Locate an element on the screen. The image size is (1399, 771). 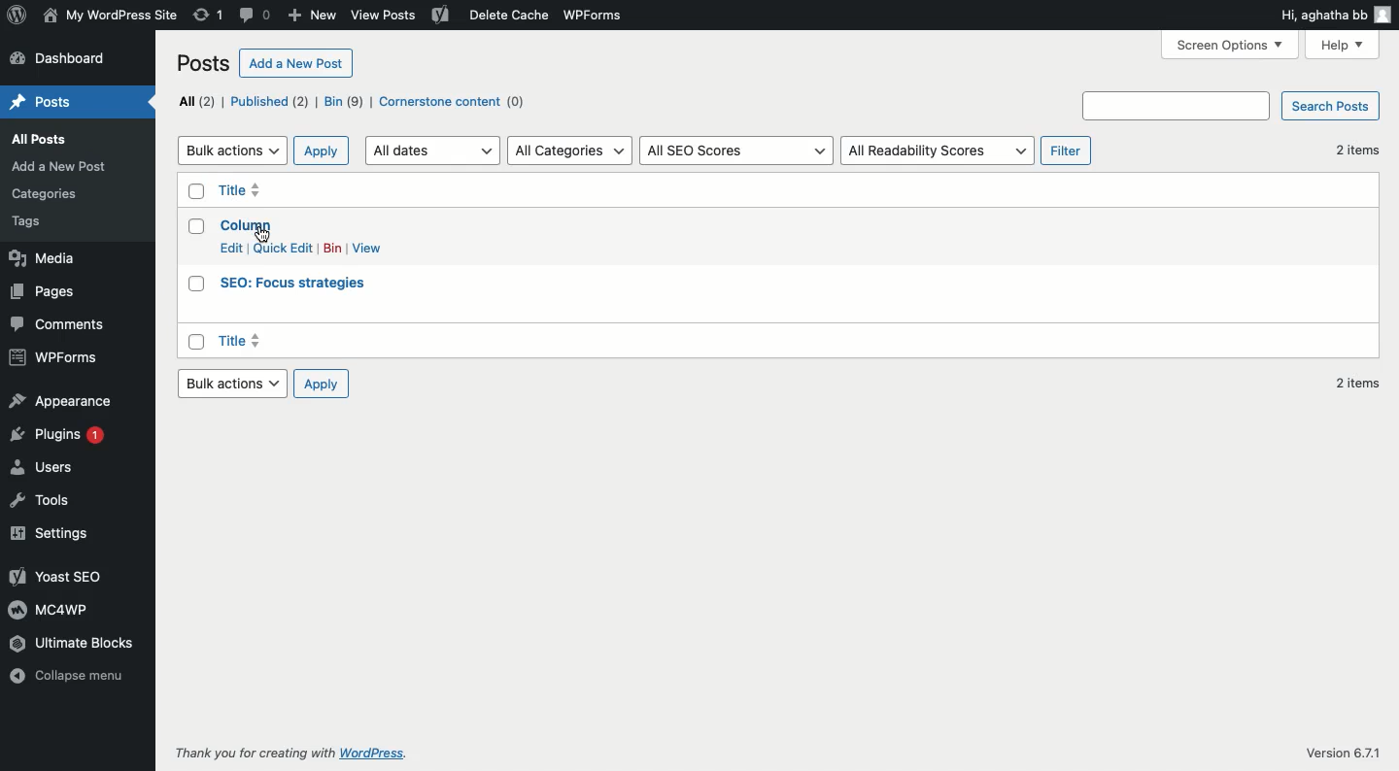
Bulk actions is located at coordinates (232, 149).